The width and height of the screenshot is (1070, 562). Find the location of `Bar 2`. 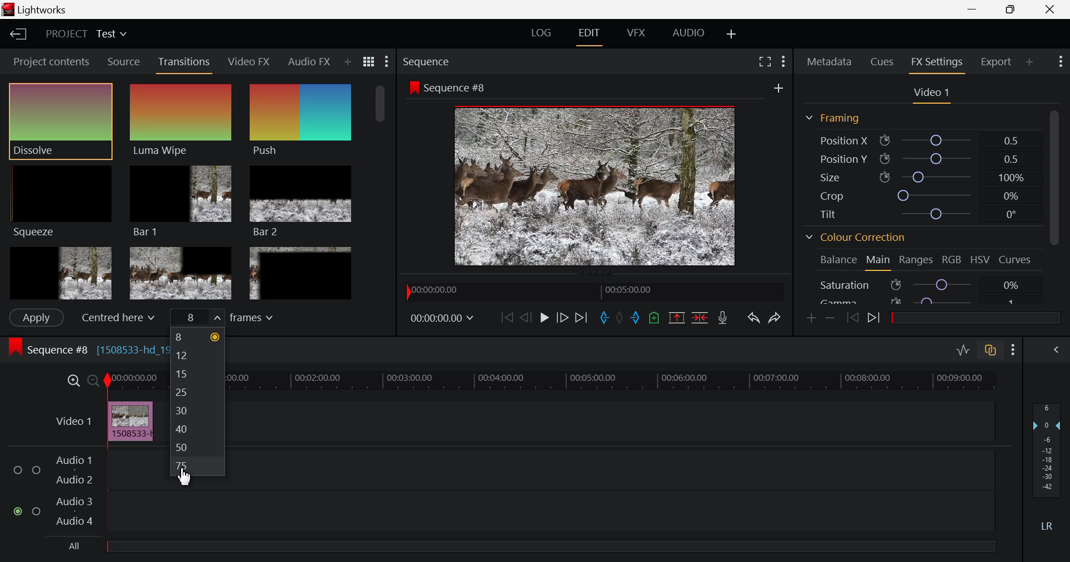

Bar 2 is located at coordinates (302, 201).